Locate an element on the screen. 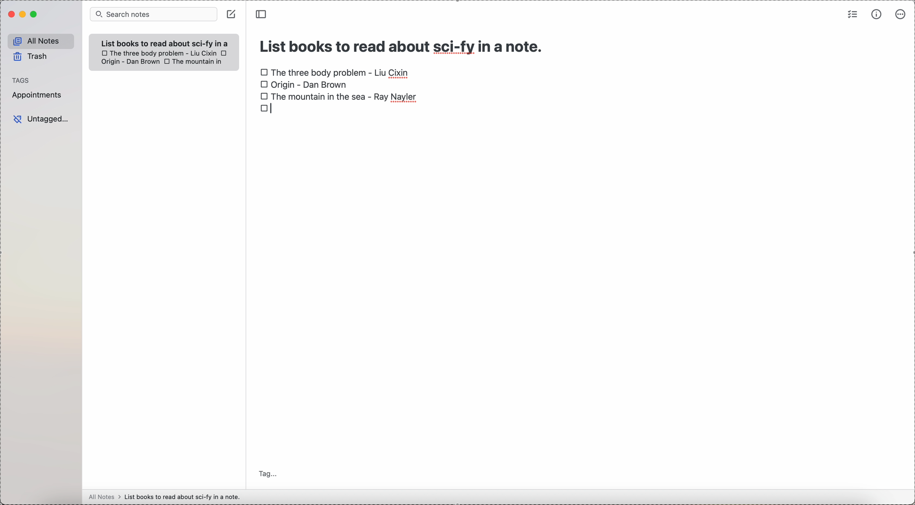 The height and width of the screenshot is (505, 915). more options is located at coordinates (900, 15).